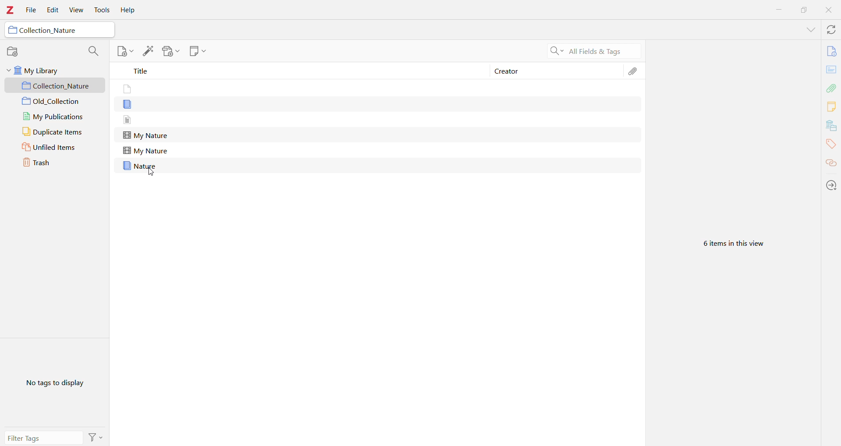  What do you see at coordinates (127, 11) in the screenshot?
I see `Help` at bounding box center [127, 11].